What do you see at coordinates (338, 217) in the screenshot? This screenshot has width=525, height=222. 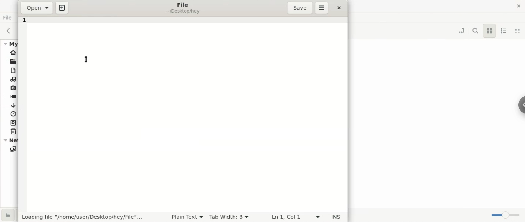 I see `INS` at bounding box center [338, 217].